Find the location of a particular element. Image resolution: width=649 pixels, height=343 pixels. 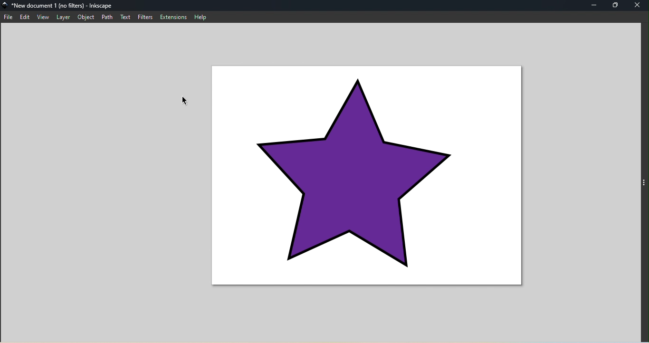

Maximize is located at coordinates (616, 5).